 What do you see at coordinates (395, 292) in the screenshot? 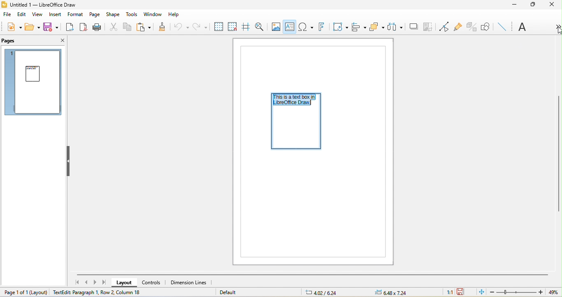
I see `0.00x0.00` at bounding box center [395, 292].